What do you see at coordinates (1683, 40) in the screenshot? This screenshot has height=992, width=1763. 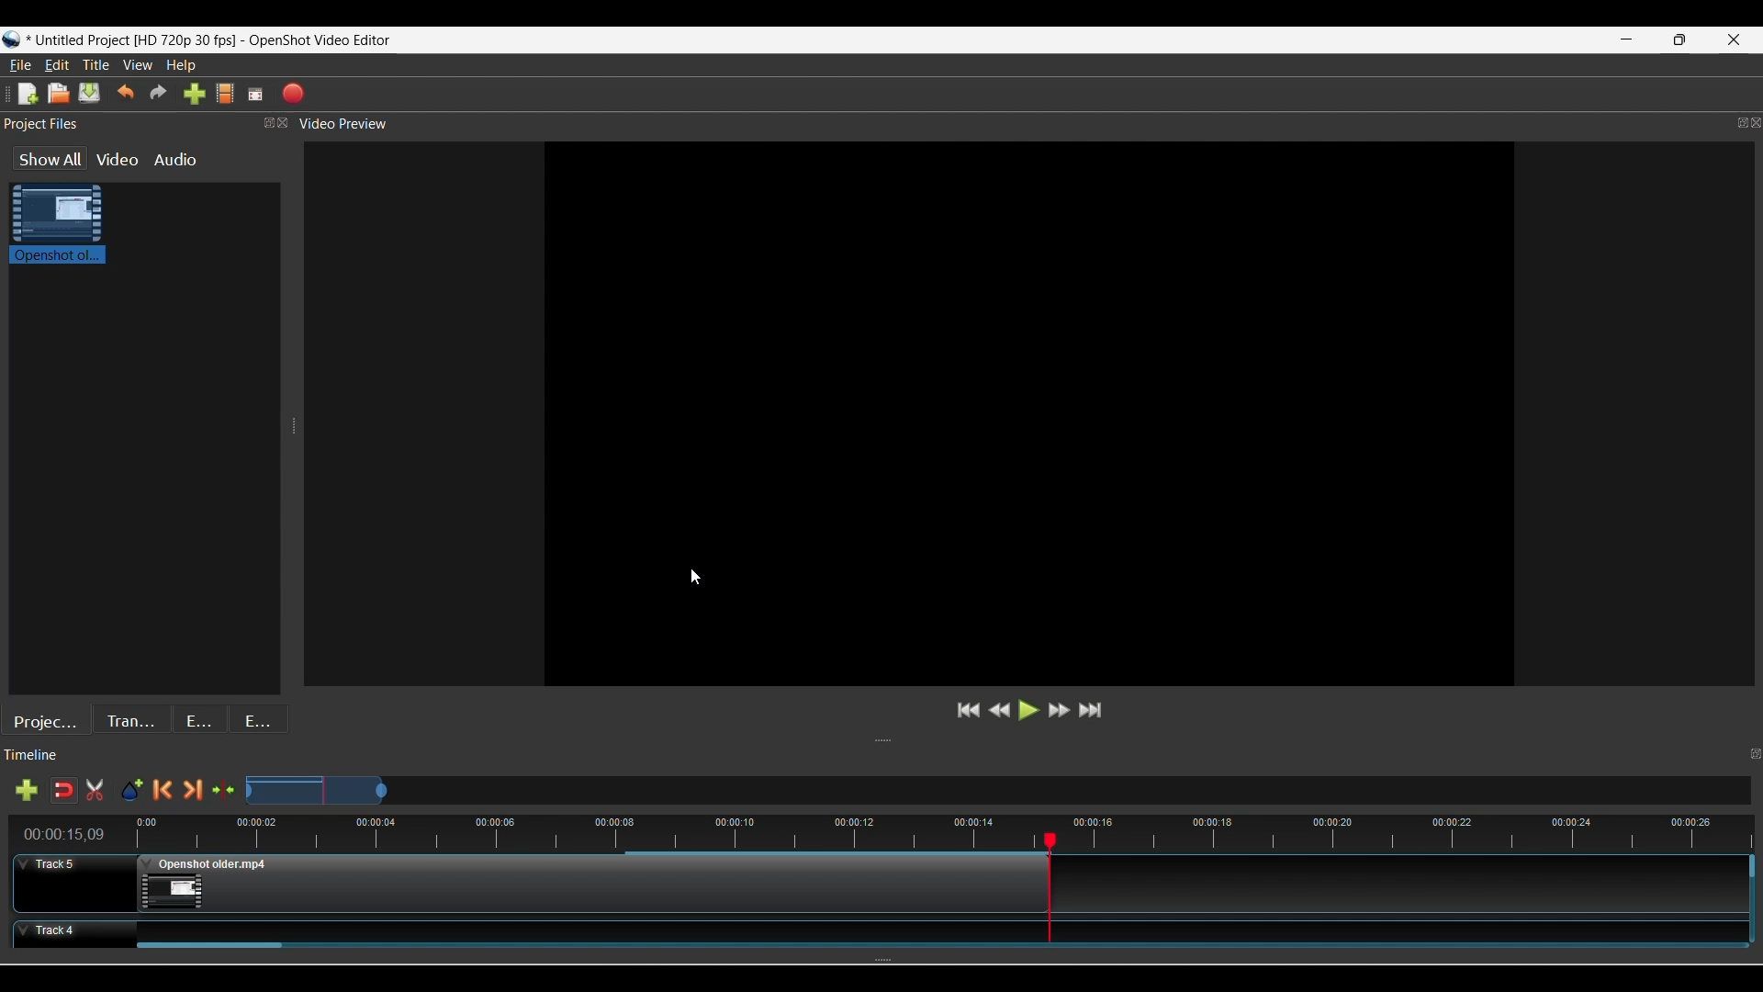 I see `Restore` at bounding box center [1683, 40].